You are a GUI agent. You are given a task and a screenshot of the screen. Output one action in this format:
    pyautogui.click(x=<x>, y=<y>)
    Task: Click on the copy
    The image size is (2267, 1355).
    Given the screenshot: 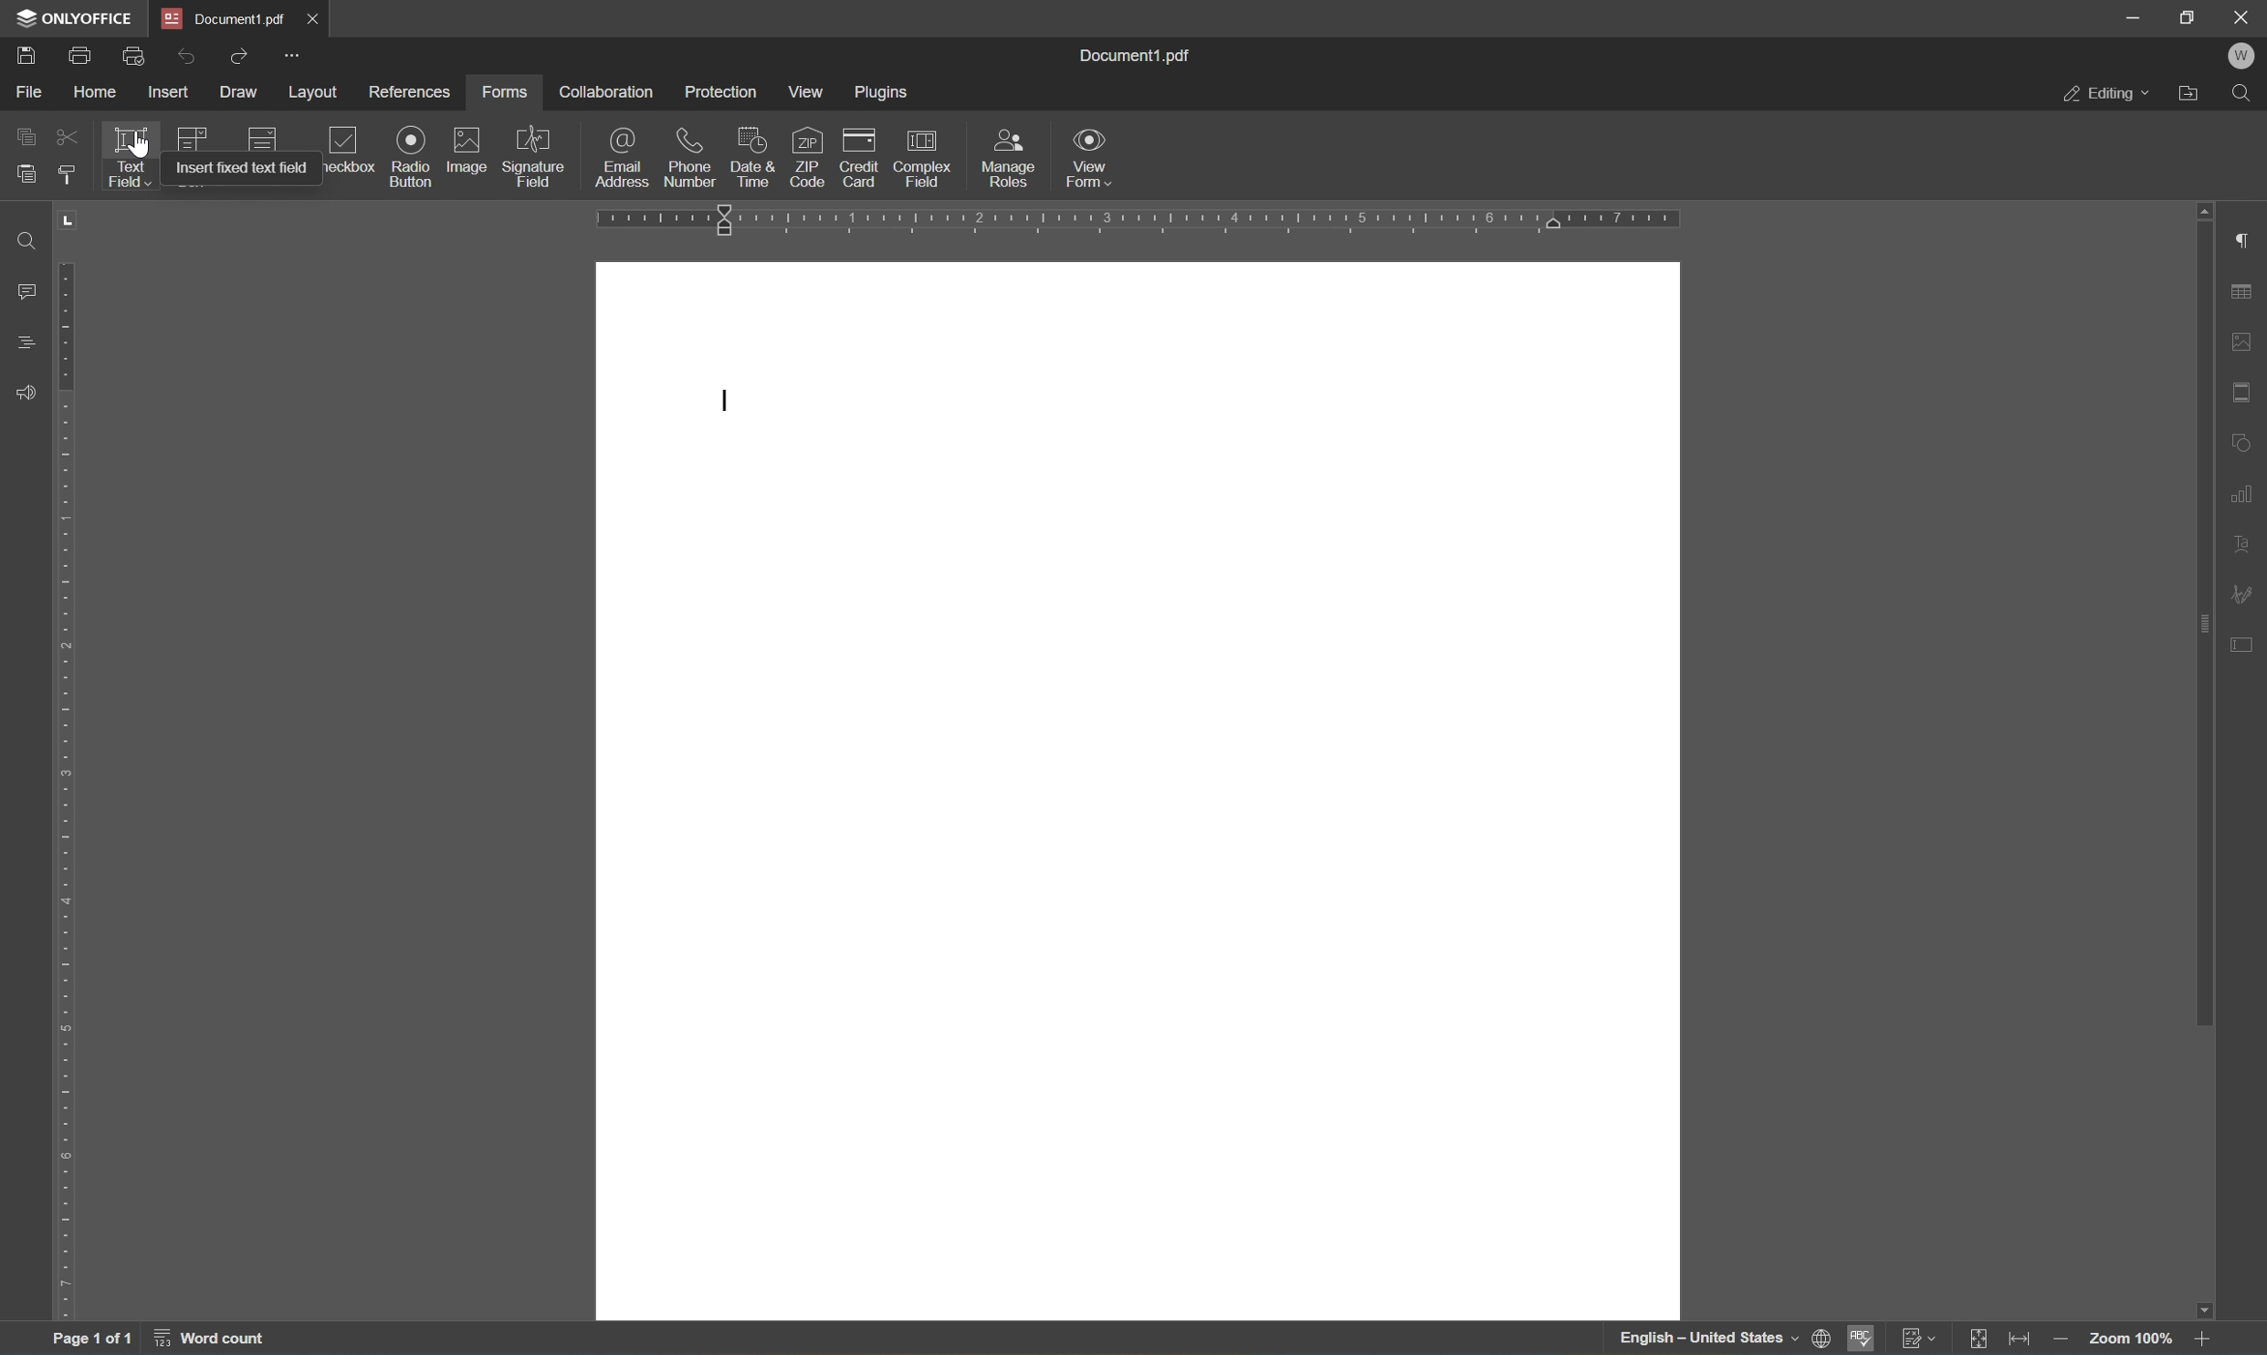 What is the action you would take?
    pyautogui.click(x=23, y=137)
    